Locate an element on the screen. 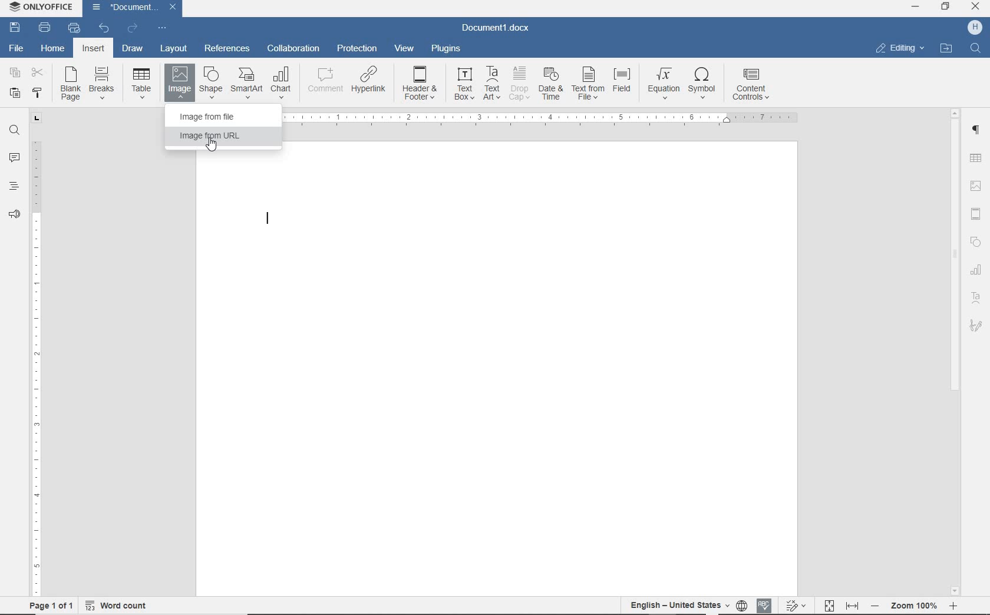  layout is located at coordinates (176, 49).